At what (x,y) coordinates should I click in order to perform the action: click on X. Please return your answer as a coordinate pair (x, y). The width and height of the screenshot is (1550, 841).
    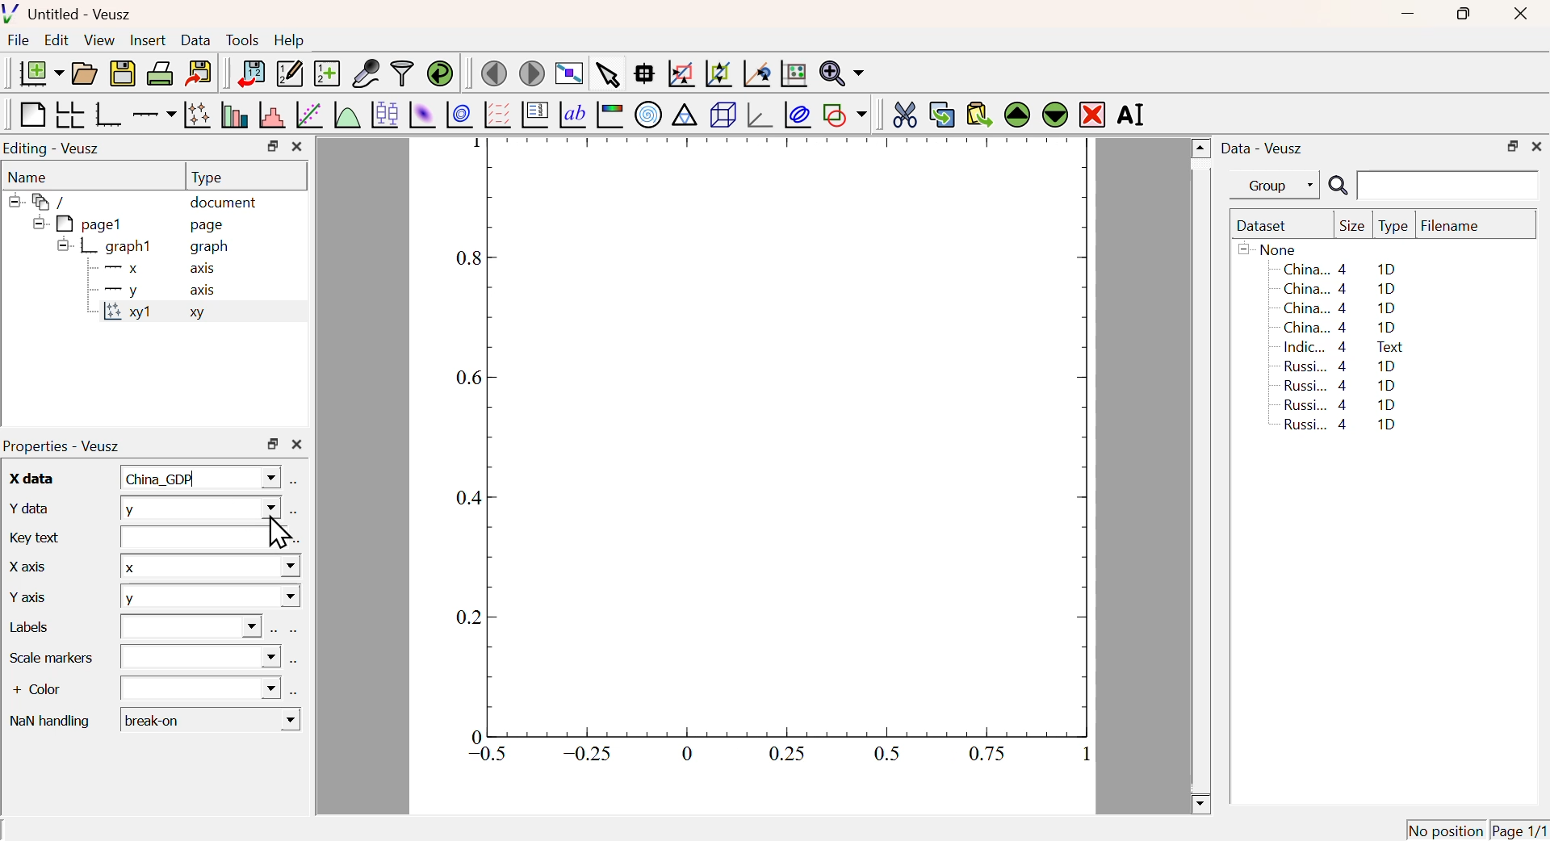
    Looking at the image, I should click on (209, 565).